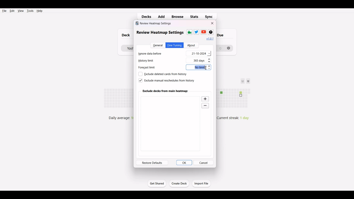 The width and height of the screenshot is (354, 199). Describe the element at coordinates (204, 163) in the screenshot. I see `Cancel` at that location.